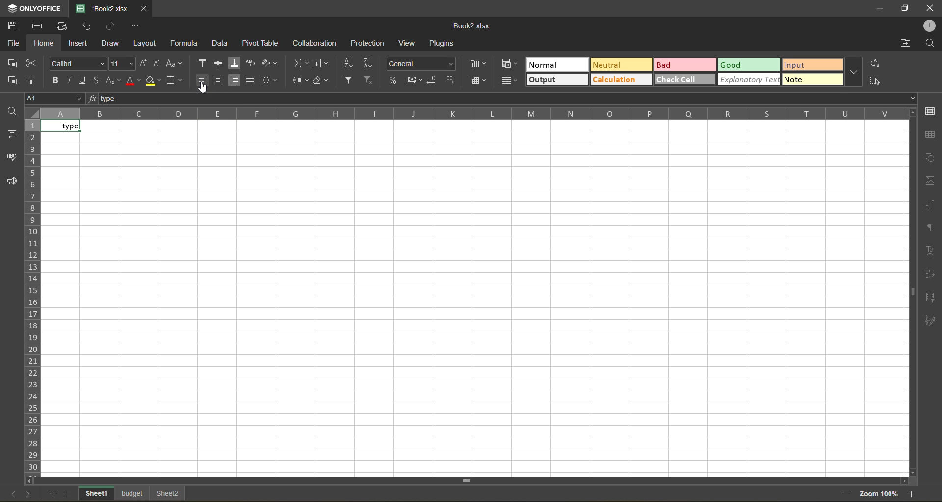  Describe the element at coordinates (683, 64) in the screenshot. I see `bad` at that location.